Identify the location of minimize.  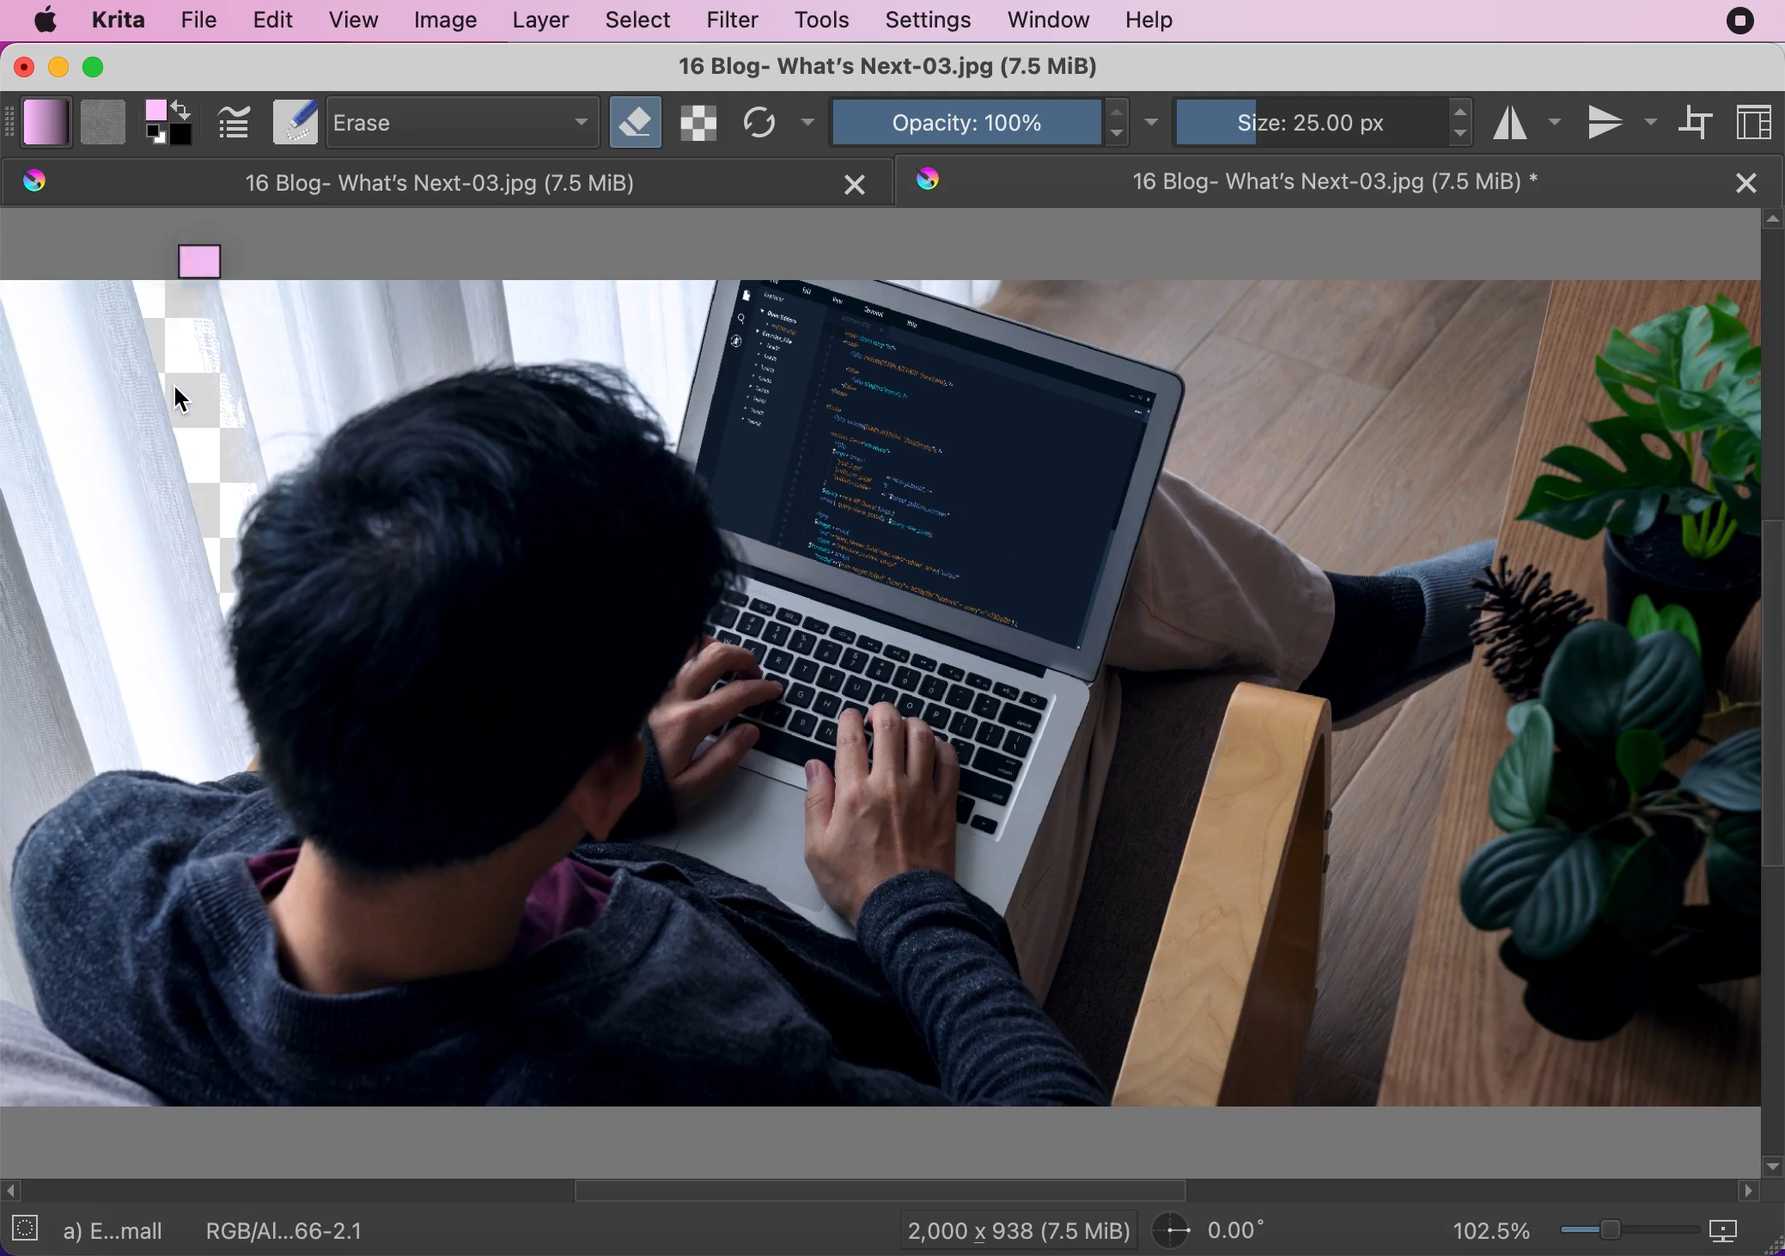
(58, 69).